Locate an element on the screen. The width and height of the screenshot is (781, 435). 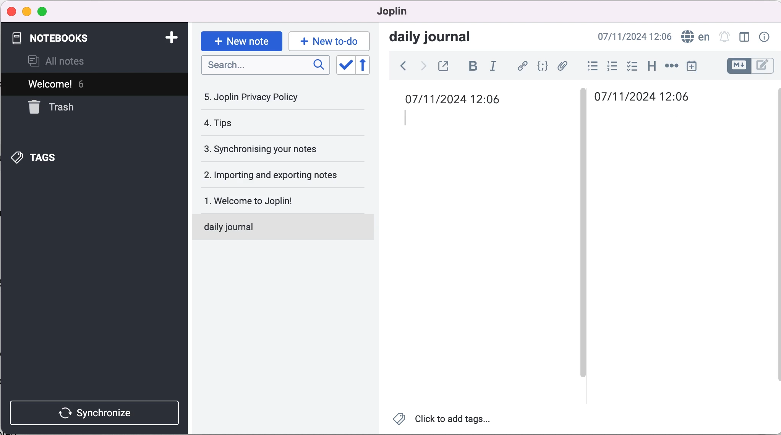
toggle external editing is located at coordinates (445, 66).